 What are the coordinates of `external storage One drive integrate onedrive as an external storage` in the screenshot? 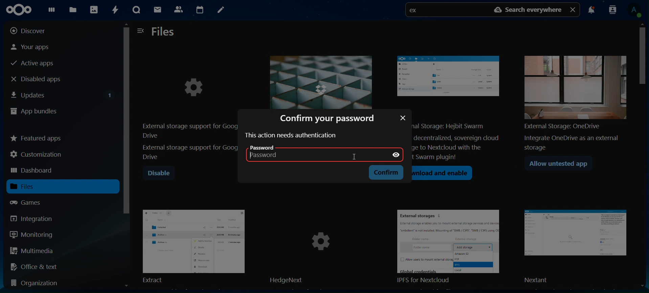 It's located at (573, 100).